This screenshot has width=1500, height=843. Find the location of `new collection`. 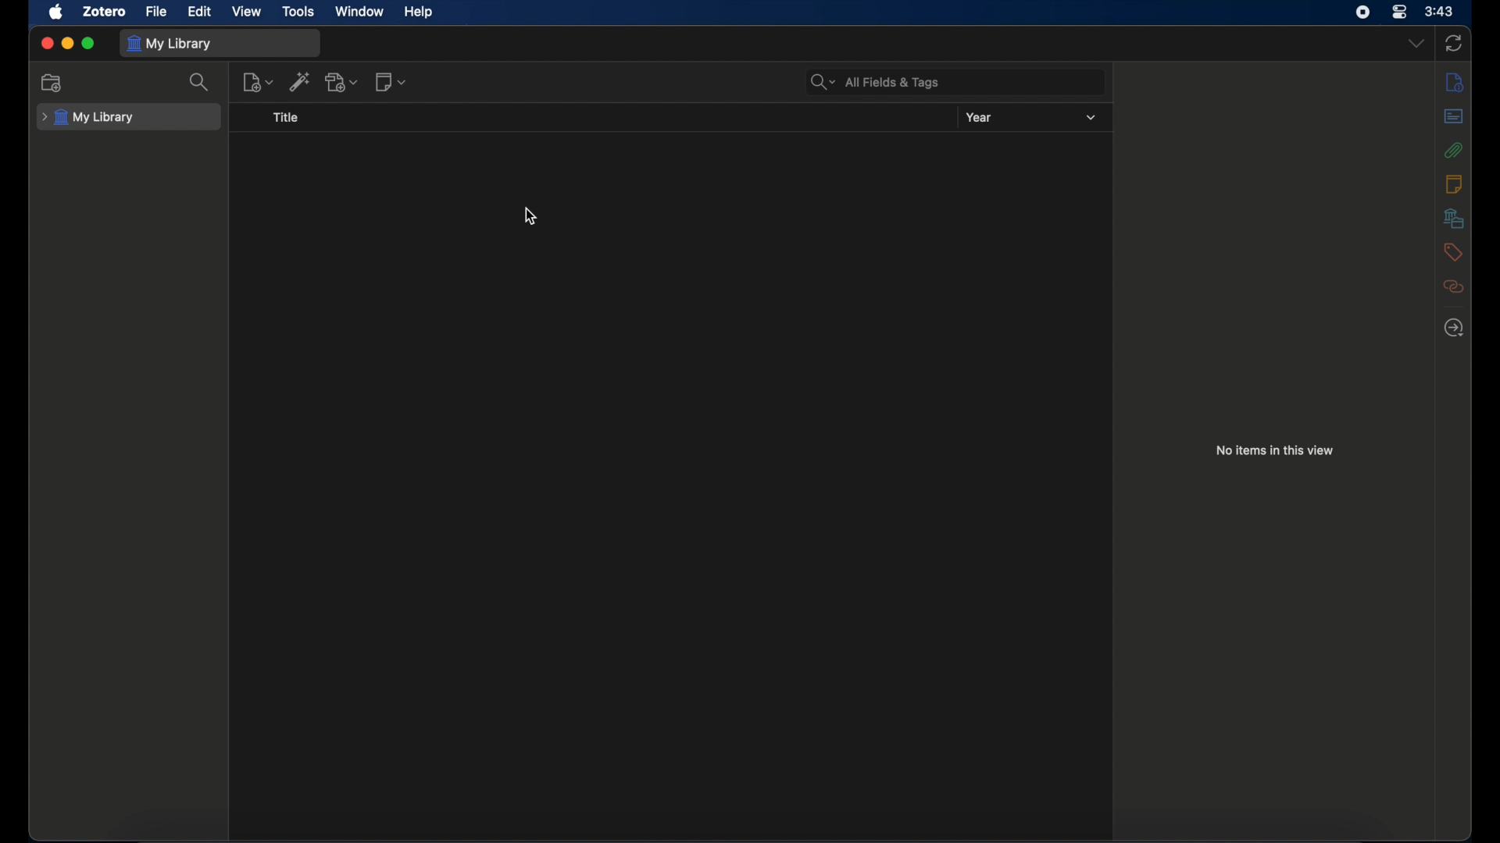

new collection is located at coordinates (53, 82).